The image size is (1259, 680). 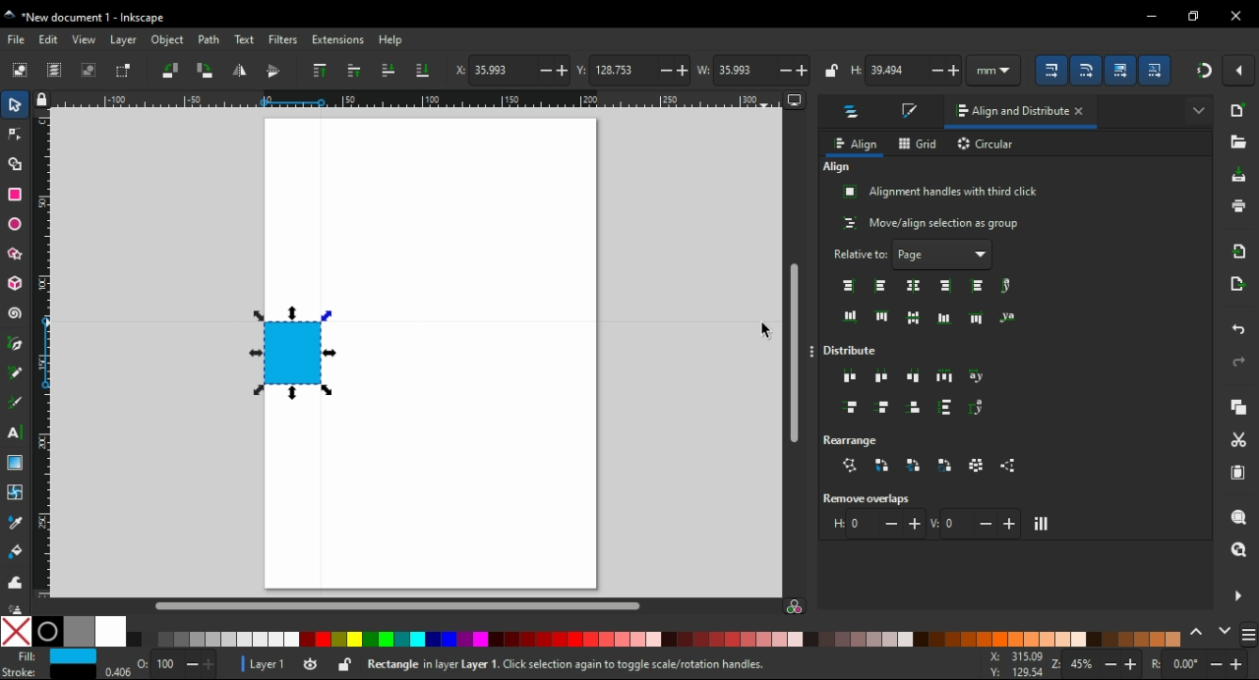 What do you see at coordinates (885, 465) in the screenshot?
I see `exchange positions of selected objects - selection order` at bounding box center [885, 465].